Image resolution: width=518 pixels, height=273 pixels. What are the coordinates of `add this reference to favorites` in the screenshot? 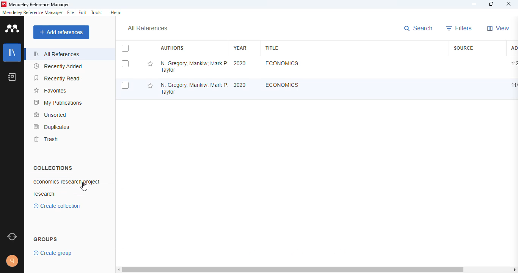 It's located at (150, 64).